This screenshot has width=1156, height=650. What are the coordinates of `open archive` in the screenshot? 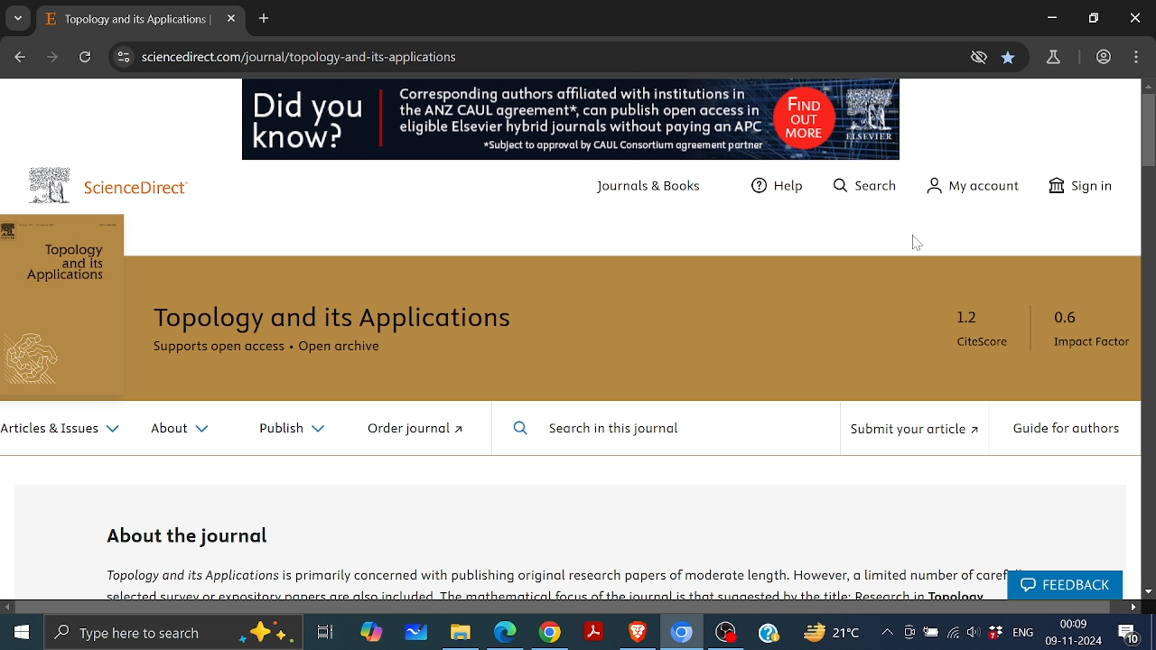 It's located at (355, 350).